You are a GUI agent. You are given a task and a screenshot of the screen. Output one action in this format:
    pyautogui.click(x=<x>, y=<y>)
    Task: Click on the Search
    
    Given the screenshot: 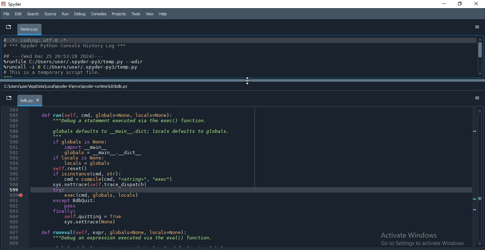 What is the action you would take?
    pyautogui.click(x=33, y=14)
    